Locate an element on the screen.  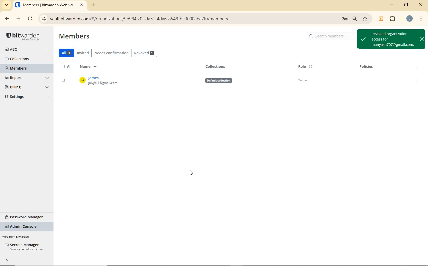
ACCOUNT NAME is located at coordinates (410, 19).